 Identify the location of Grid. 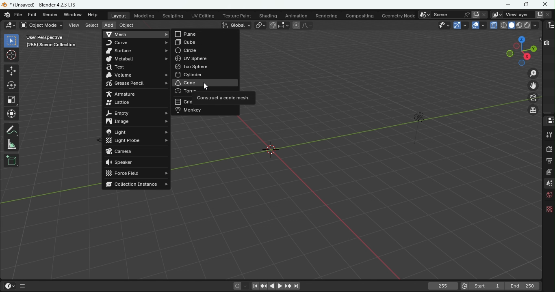
(185, 102).